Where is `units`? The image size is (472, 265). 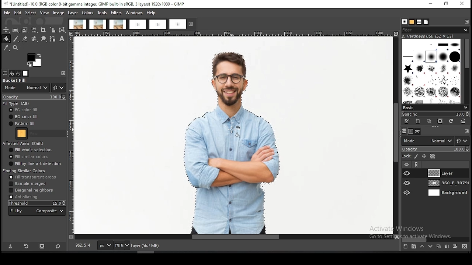
units is located at coordinates (105, 245).